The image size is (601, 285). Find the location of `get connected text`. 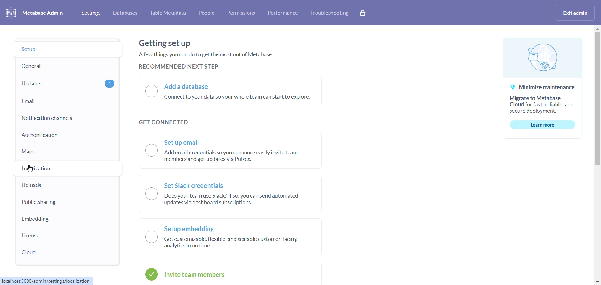

get connected text is located at coordinates (170, 121).